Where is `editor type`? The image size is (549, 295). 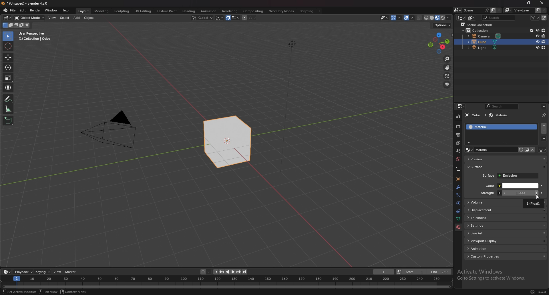 editor type is located at coordinates (461, 106).